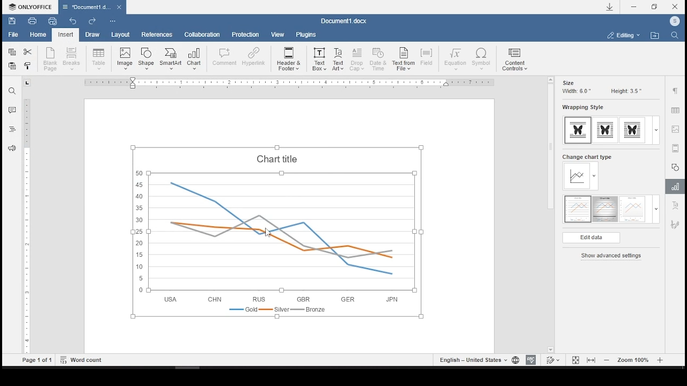  I want to click on ONLYOFFICE, so click(30, 6).